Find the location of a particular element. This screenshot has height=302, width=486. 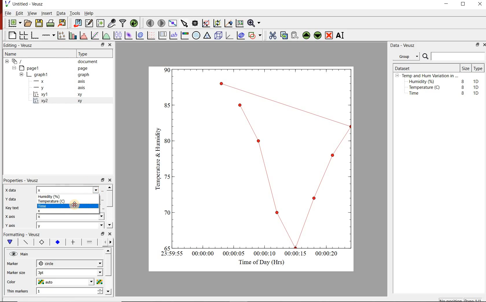

00:00:20 is located at coordinates (329, 254).